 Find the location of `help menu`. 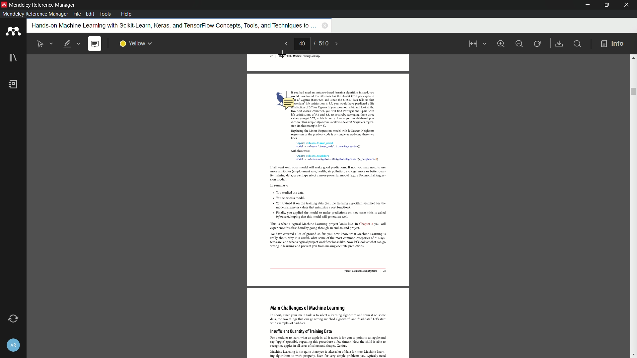

help menu is located at coordinates (127, 14).